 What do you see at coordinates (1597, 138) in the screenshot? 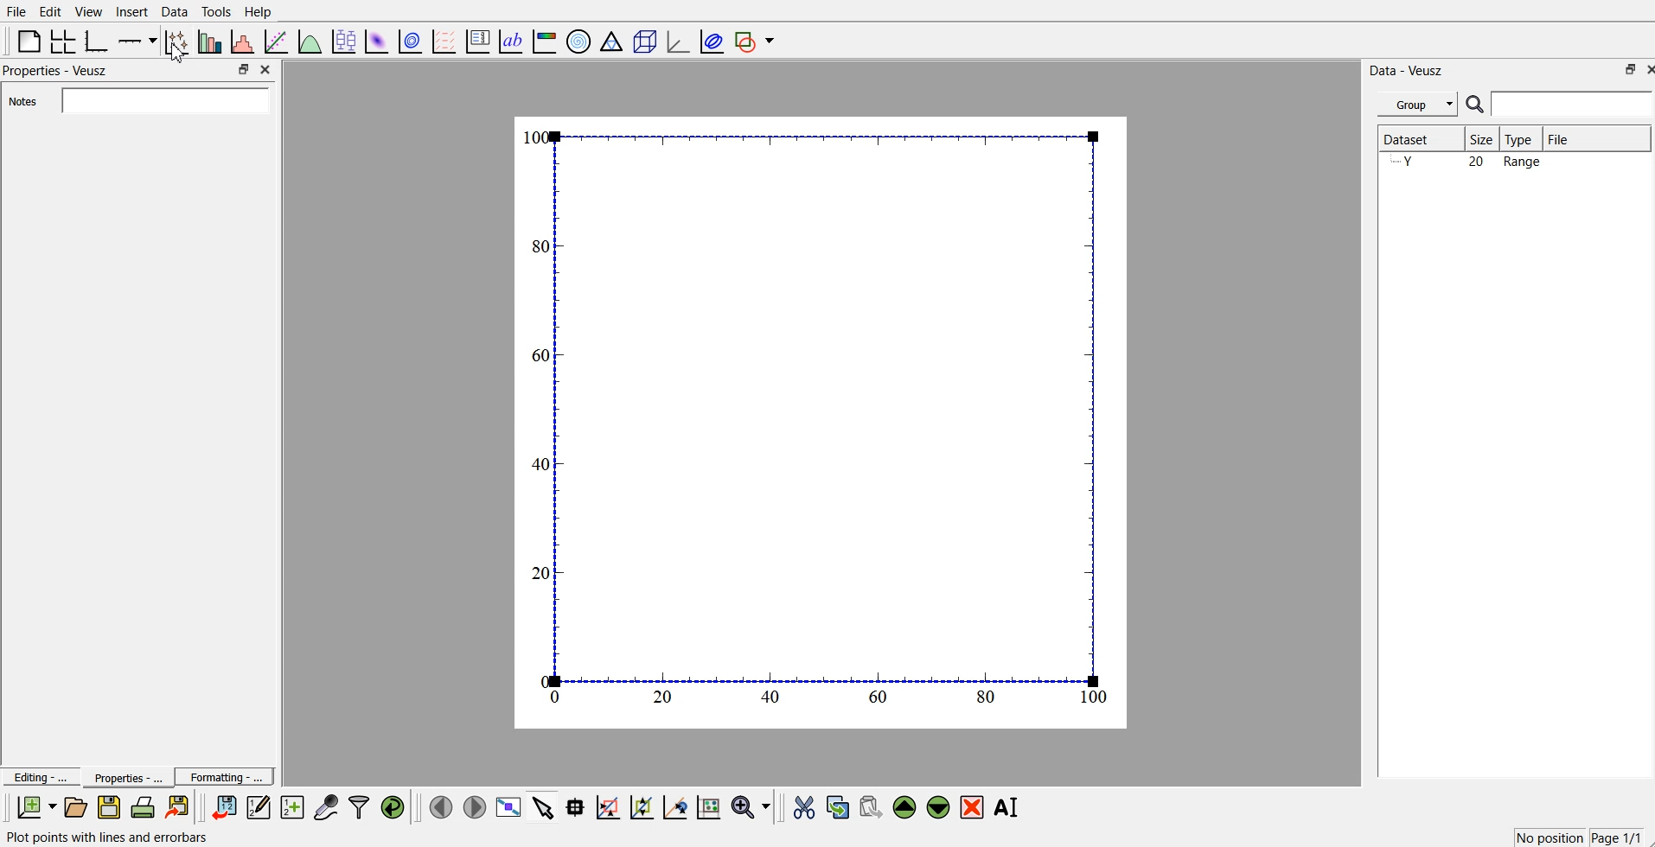
I see `File` at bounding box center [1597, 138].